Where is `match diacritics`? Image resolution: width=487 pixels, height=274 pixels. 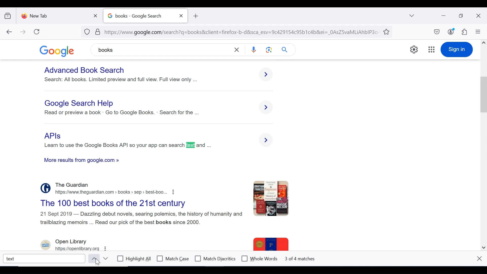
match diacritics is located at coordinates (215, 259).